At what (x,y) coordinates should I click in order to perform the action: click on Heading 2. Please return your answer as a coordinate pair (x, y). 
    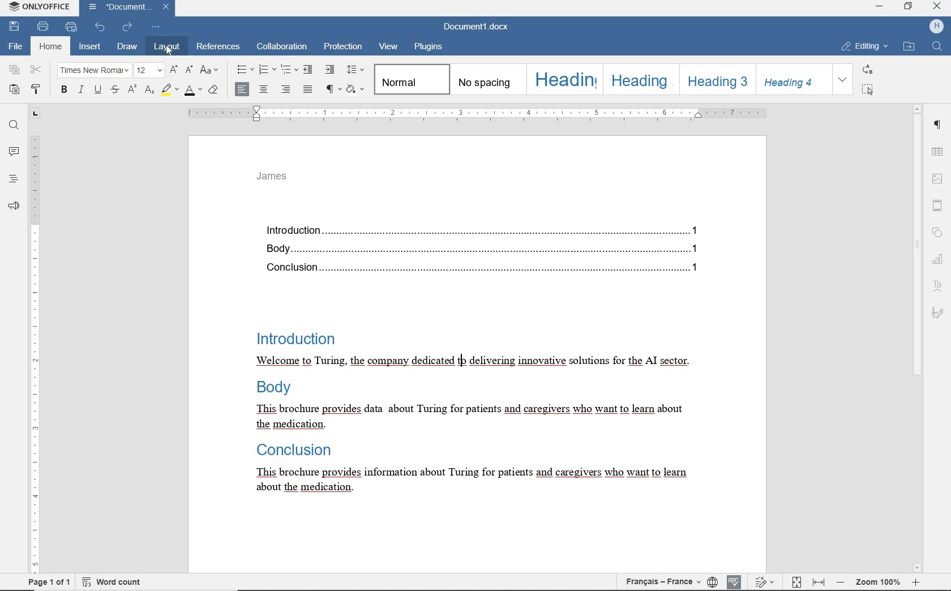
    Looking at the image, I should click on (639, 78).